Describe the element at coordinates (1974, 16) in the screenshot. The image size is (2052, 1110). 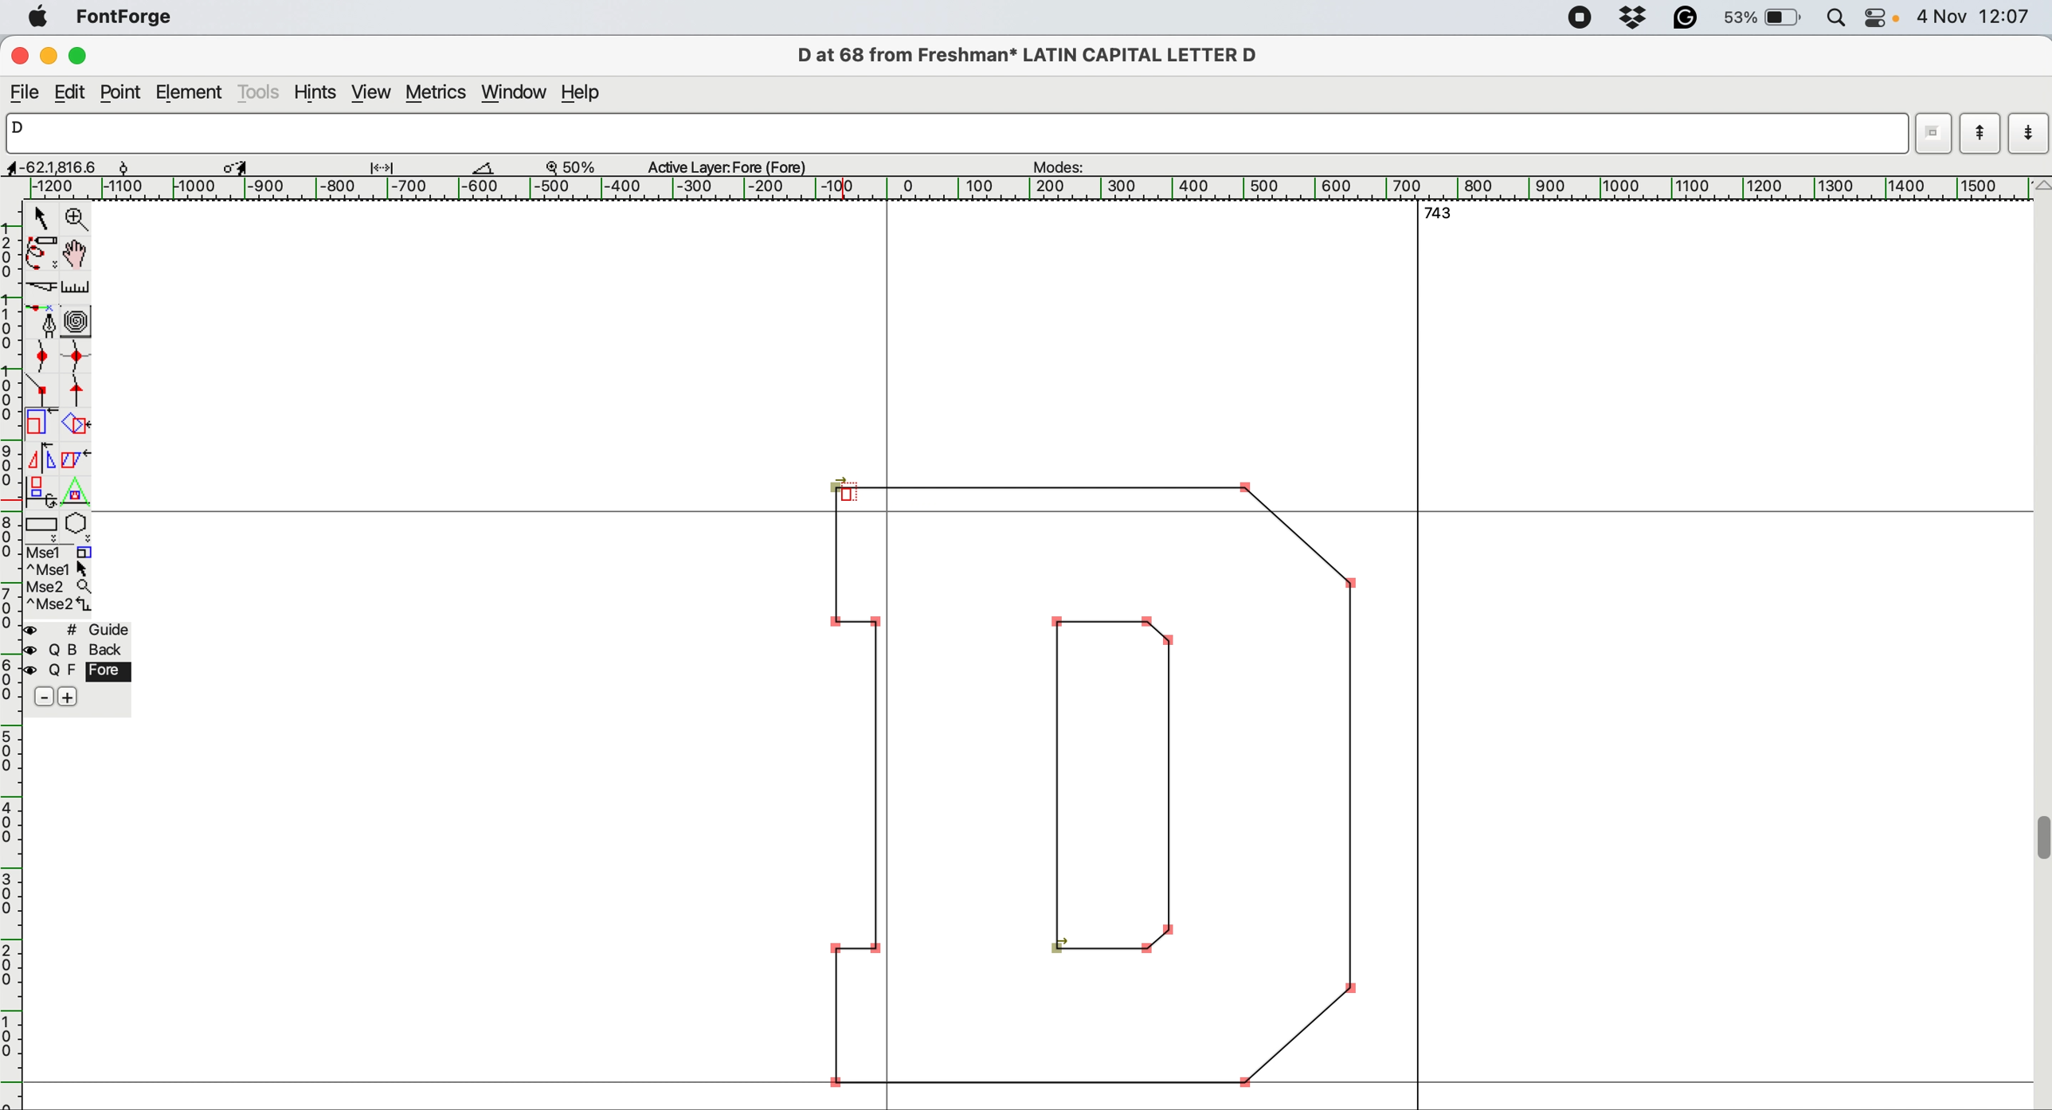
I see `4 Nov 12:07` at that location.